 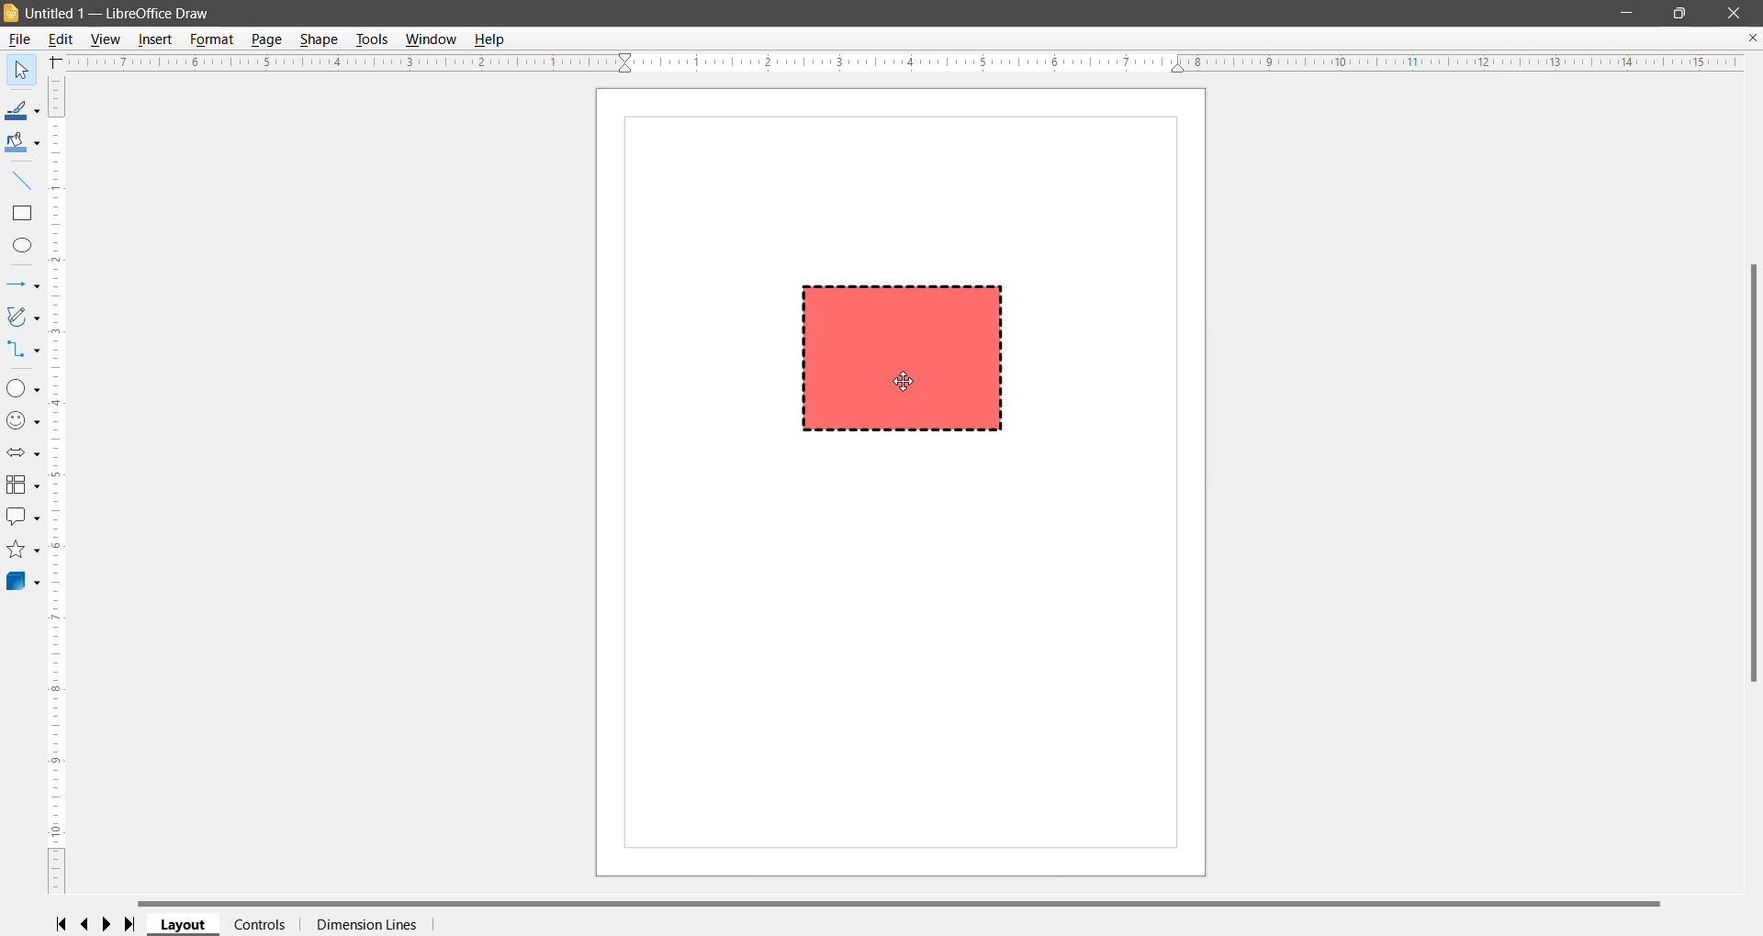 I want to click on Shape, so click(x=320, y=40).